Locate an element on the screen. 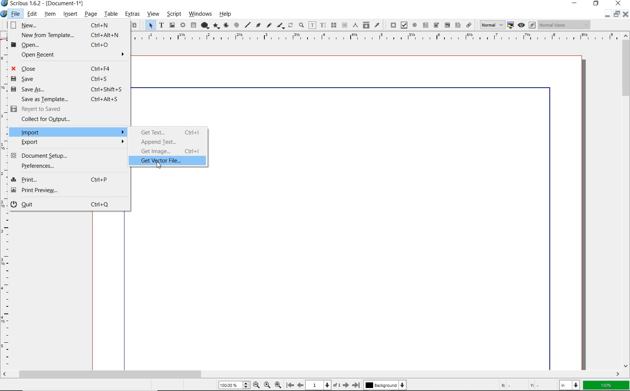 The height and width of the screenshot is (391, 630). spiral is located at coordinates (237, 25).